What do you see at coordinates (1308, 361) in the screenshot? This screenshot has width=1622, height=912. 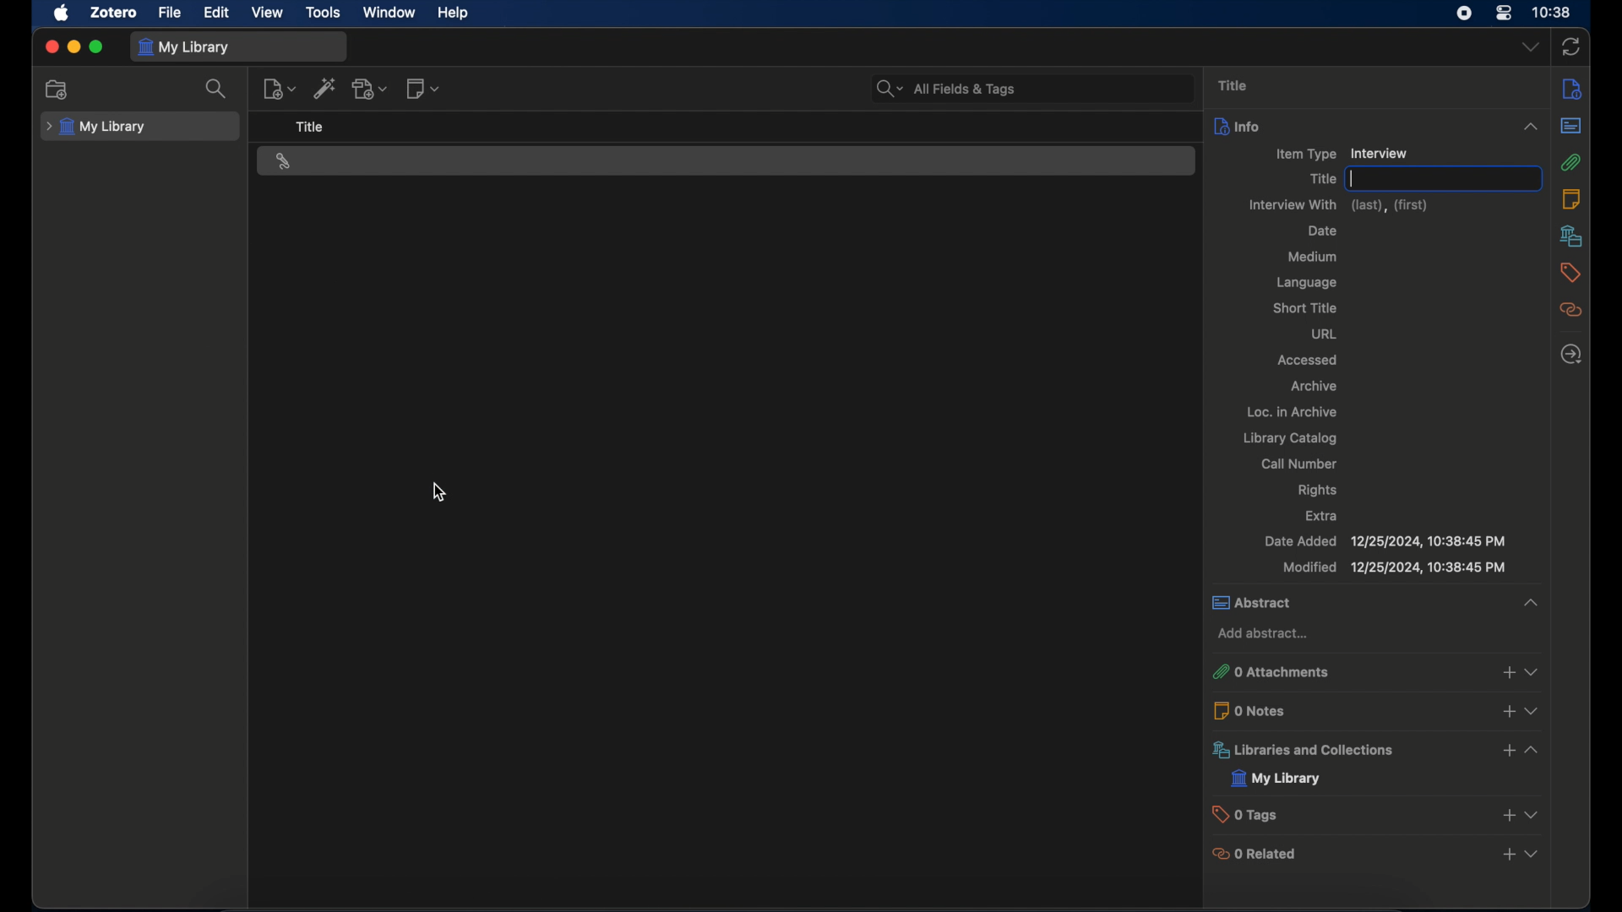 I see `accessed` at bounding box center [1308, 361].